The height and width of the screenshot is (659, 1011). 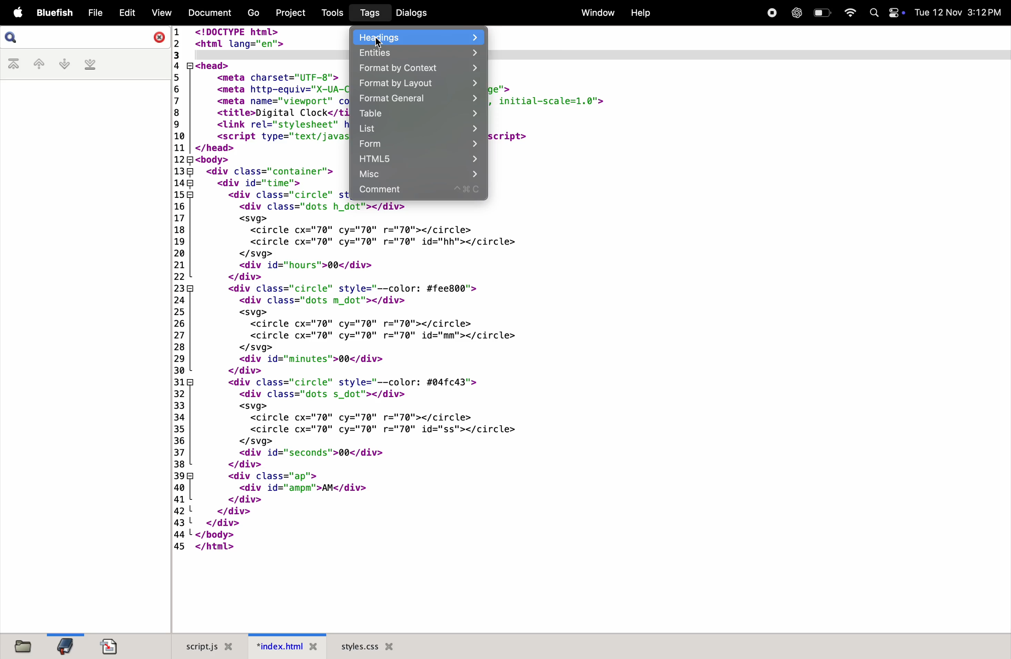 I want to click on cursor, so click(x=378, y=42).